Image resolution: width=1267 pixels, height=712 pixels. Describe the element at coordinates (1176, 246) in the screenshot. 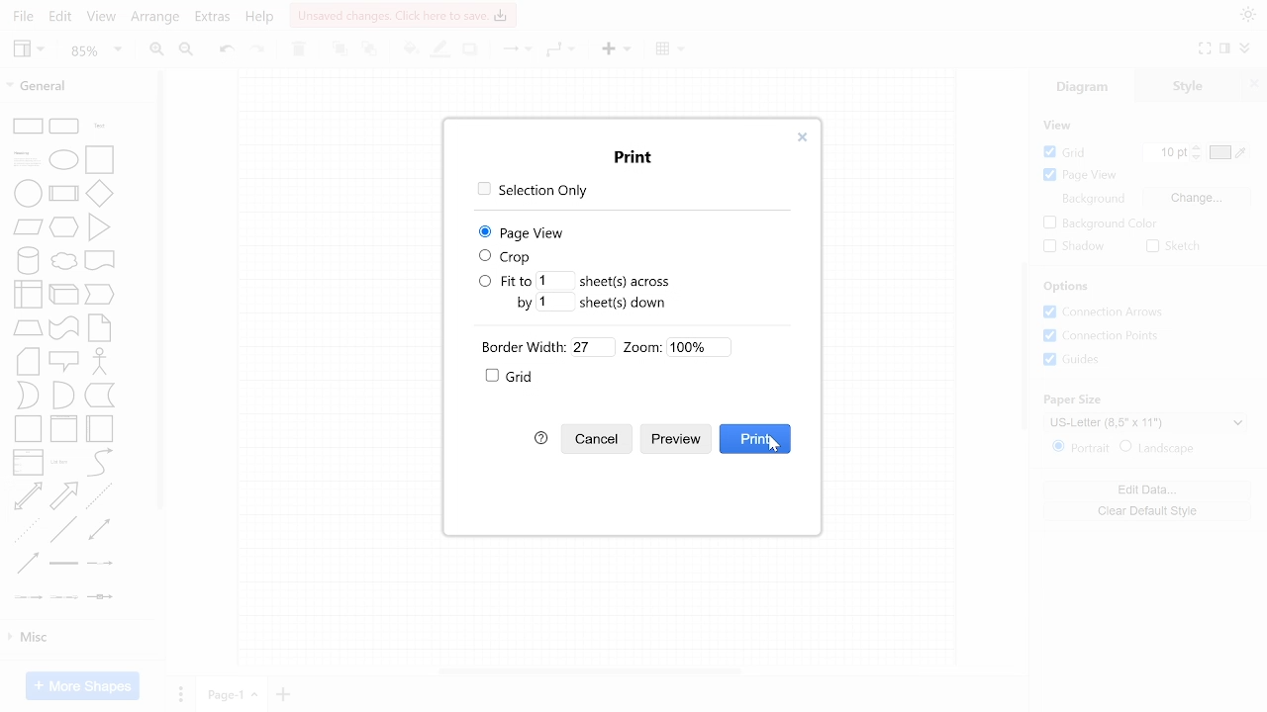

I see `Sketch` at that location.